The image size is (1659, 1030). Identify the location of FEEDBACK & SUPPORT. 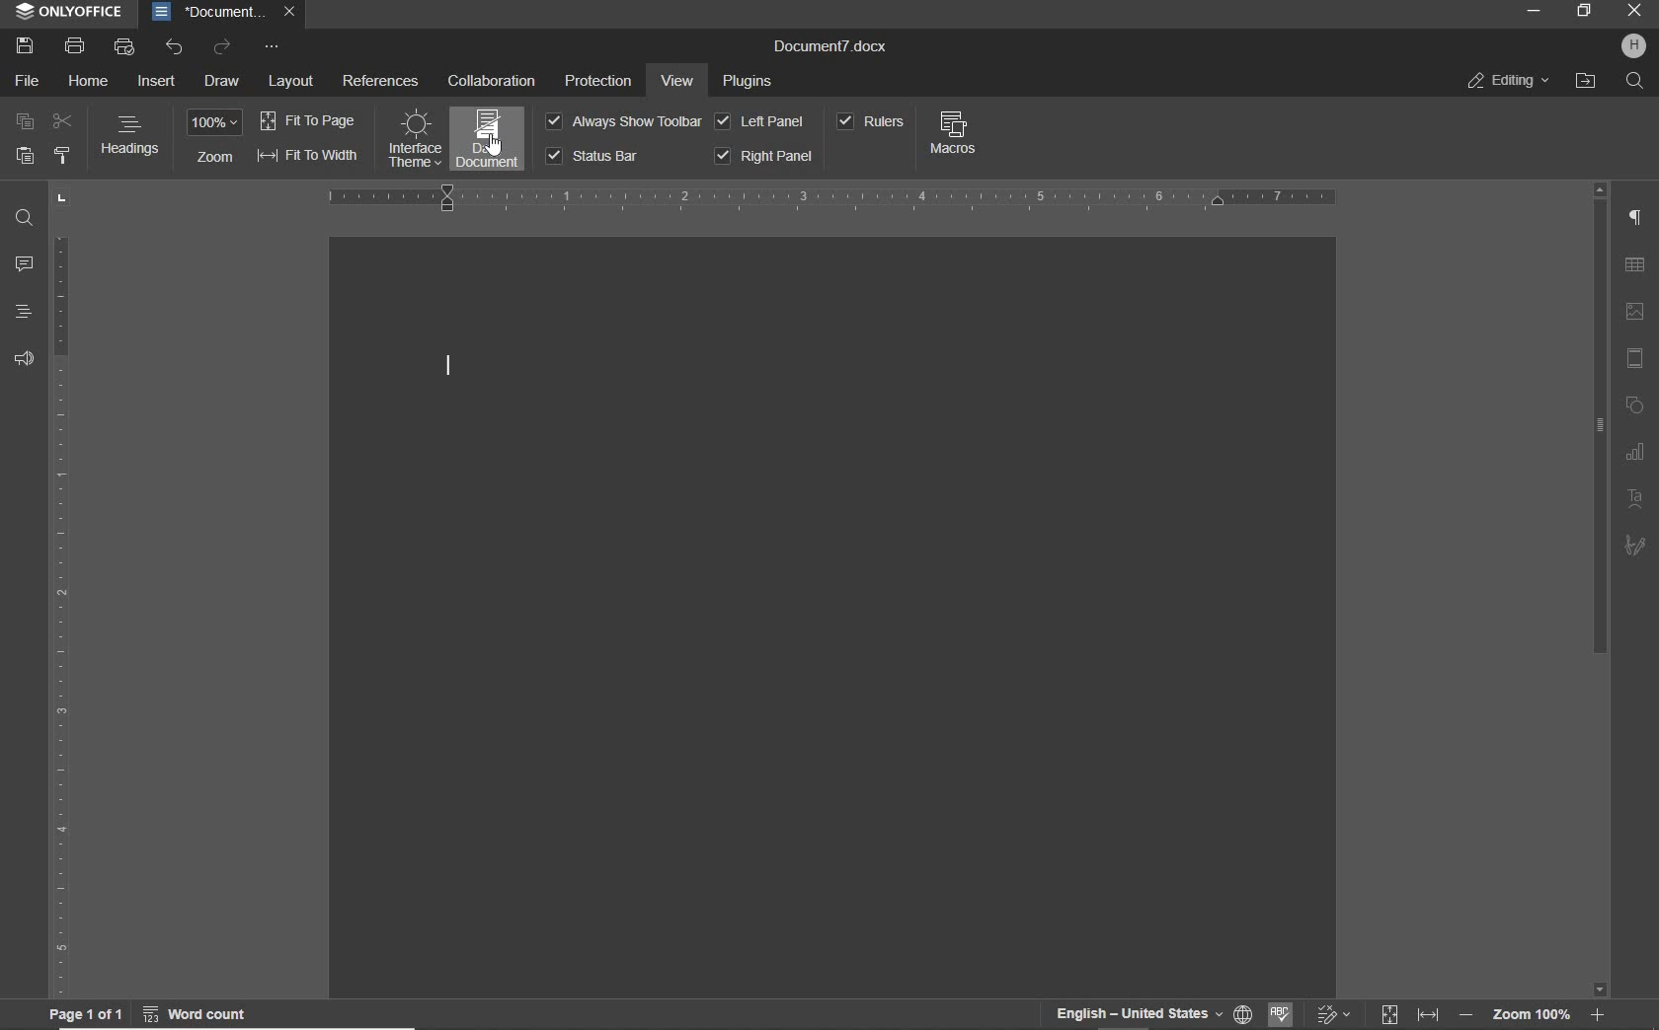
(23, 361).